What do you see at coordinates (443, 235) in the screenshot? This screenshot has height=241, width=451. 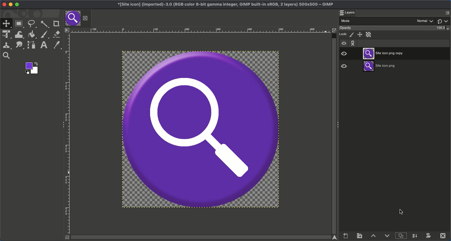 I see `Delete this layer` at bounding box center [443, 235].